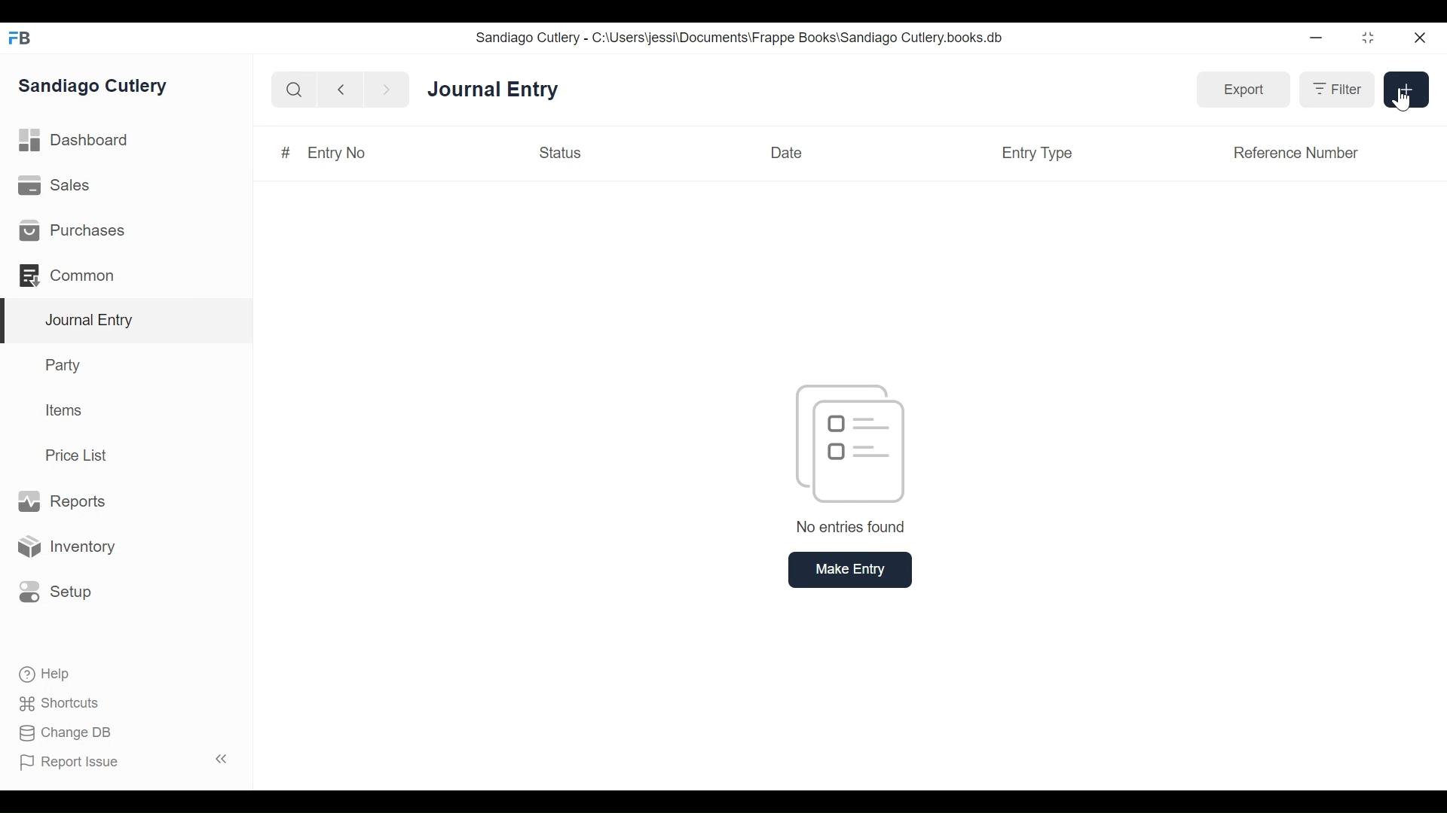  What do you see at coordinates (849, 458) in the screenshot?
I see `No entries found` at bounding box center [849, 458].